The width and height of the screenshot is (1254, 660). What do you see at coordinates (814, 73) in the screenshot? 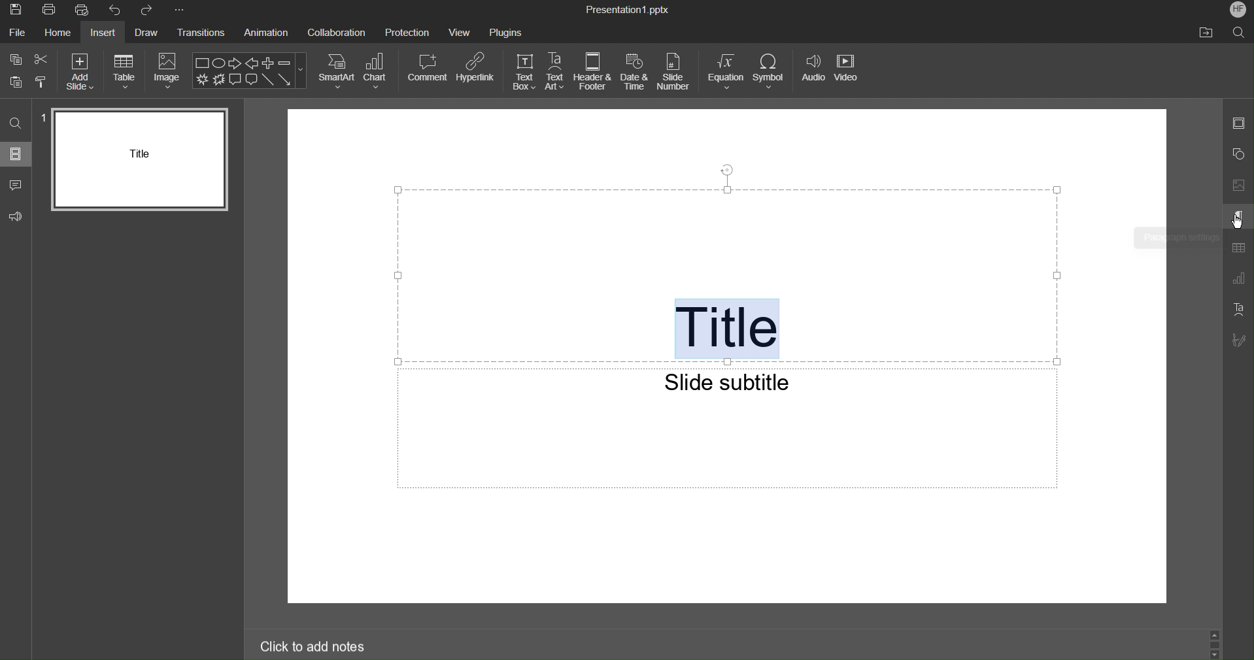
I see `Audio` at bounding box center [814, 73].